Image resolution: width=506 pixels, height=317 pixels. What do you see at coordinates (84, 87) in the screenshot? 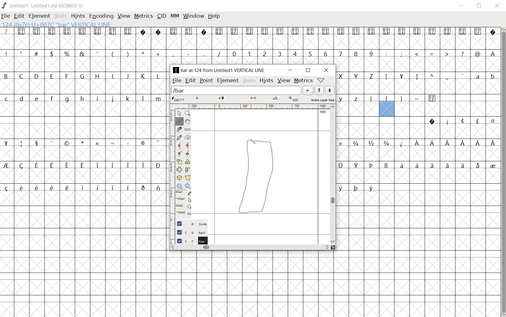
I see `empty cells` at bounding box center [84, 87].